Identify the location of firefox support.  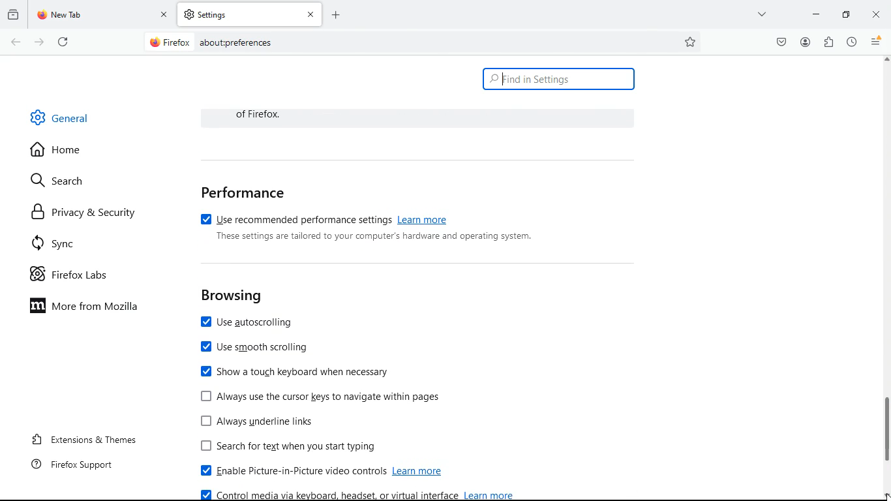
(70, 468).